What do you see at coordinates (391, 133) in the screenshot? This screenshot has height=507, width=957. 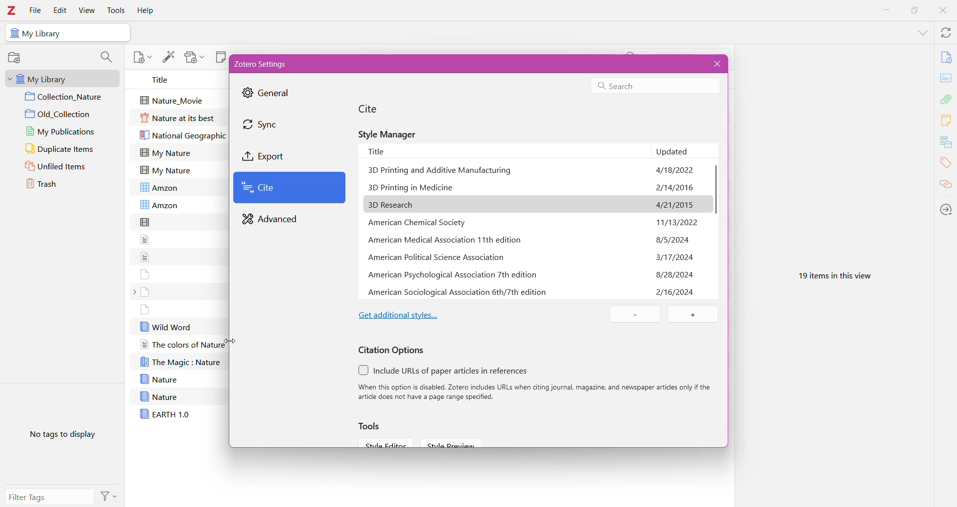 I see `Style Manager` at bounding box center [391, 133].